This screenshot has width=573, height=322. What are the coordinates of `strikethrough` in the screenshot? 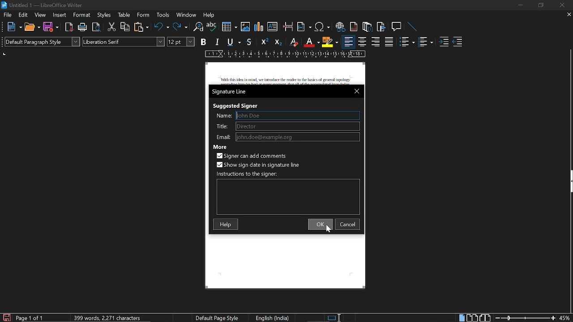 It's located at (249, 42).